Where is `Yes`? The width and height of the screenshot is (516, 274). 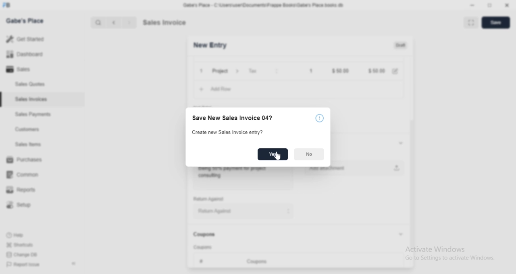 Yes is located at coordinates (273, 154).